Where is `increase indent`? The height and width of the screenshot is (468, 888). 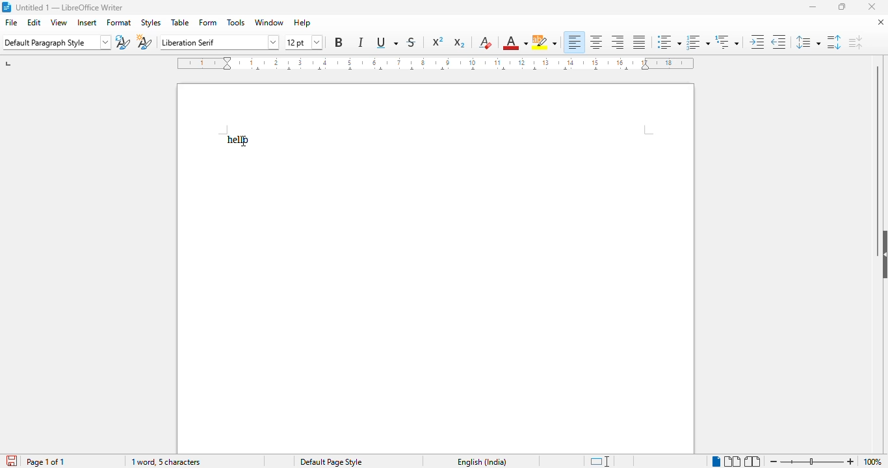
increase indent is located at coordinates (756, 42).